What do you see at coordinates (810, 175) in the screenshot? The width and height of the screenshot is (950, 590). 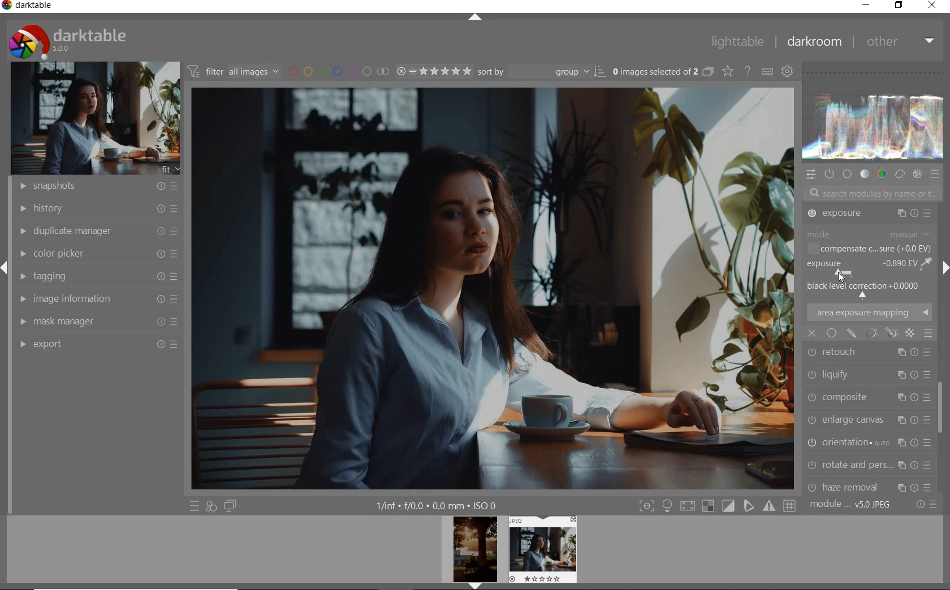 I see `QUICK ACCESS PANEL` at bounding box center [810, 175].